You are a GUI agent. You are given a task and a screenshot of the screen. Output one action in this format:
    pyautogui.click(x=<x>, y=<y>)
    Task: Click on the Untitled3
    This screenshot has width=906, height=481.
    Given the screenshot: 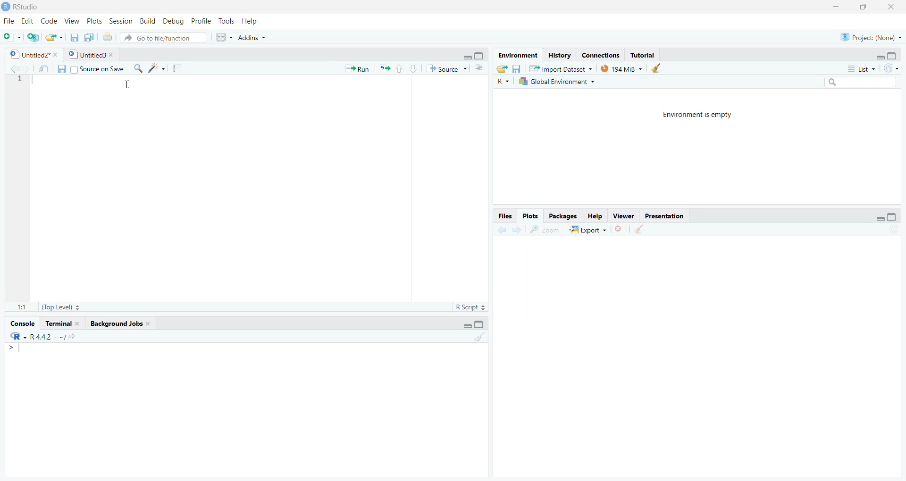 What is the action you would take?
    pyautogui.click(x=93, y=55)
    